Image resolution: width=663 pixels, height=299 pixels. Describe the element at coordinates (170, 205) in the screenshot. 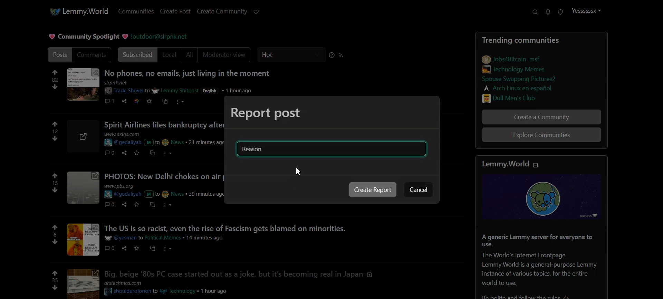

I see `more` at that location.